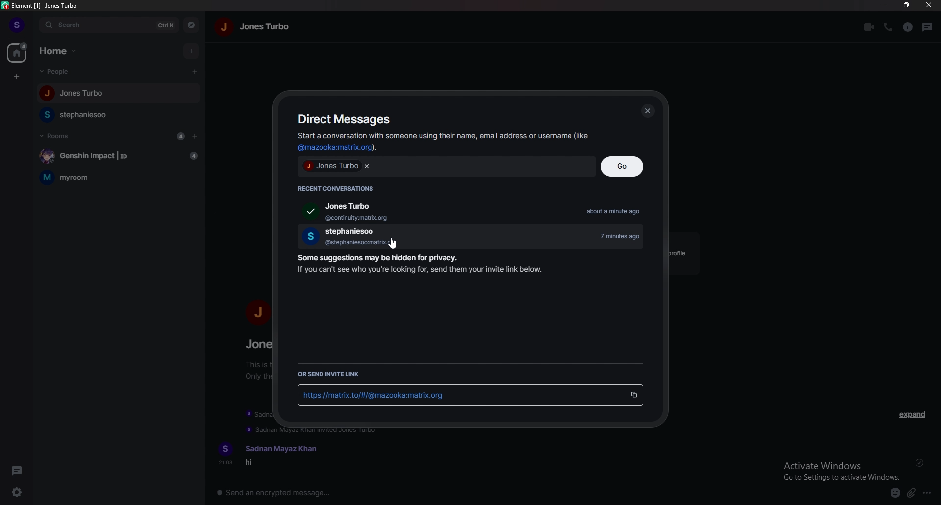  What do you see at coordinates (61, 51) in the screenshot?
I see `home` at bounding box center [61, 51].